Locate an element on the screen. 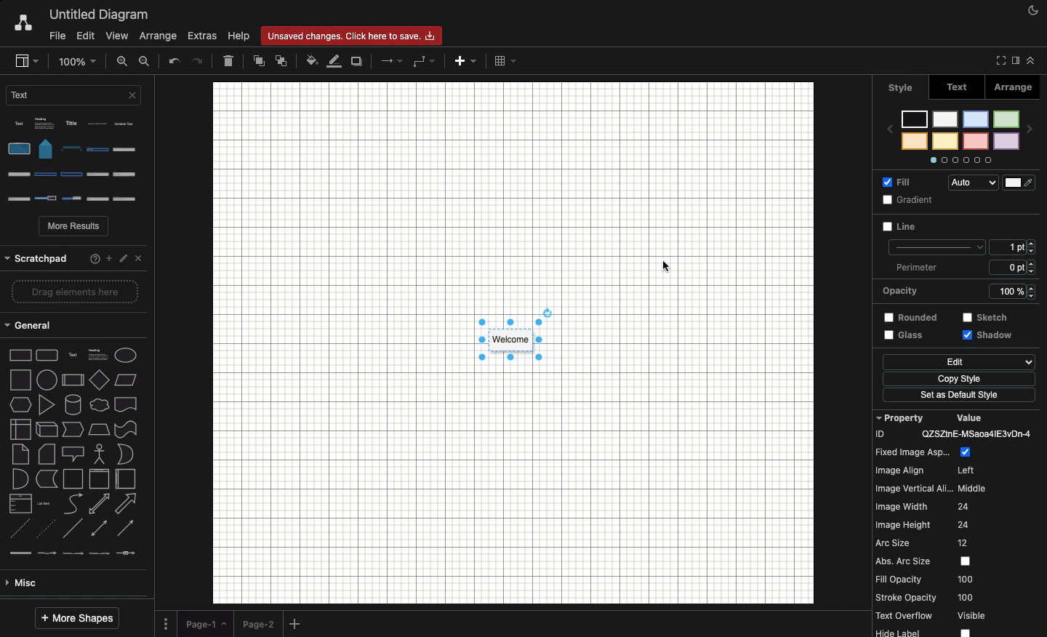 This screenshot has height=637, width=1047. Line fill is located at coordinates (335, 60).